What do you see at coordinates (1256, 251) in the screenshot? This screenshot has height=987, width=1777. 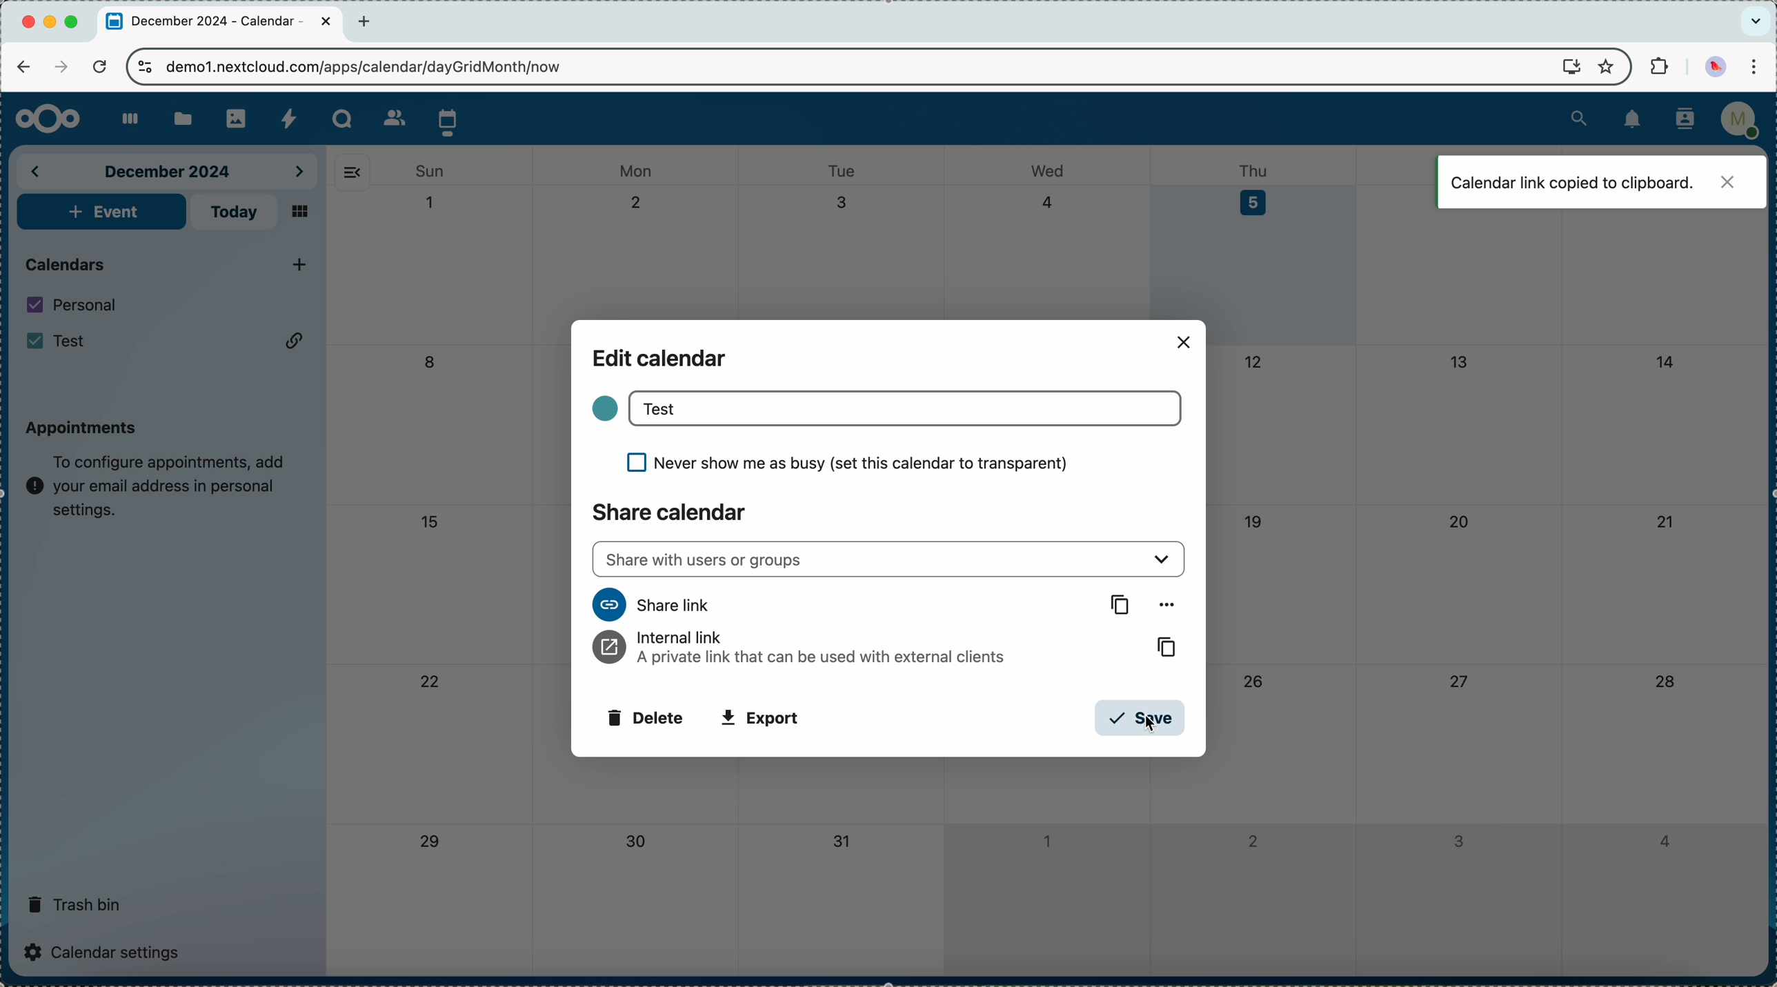 I see `day 5 selected` at bounding box center [1256, 251].